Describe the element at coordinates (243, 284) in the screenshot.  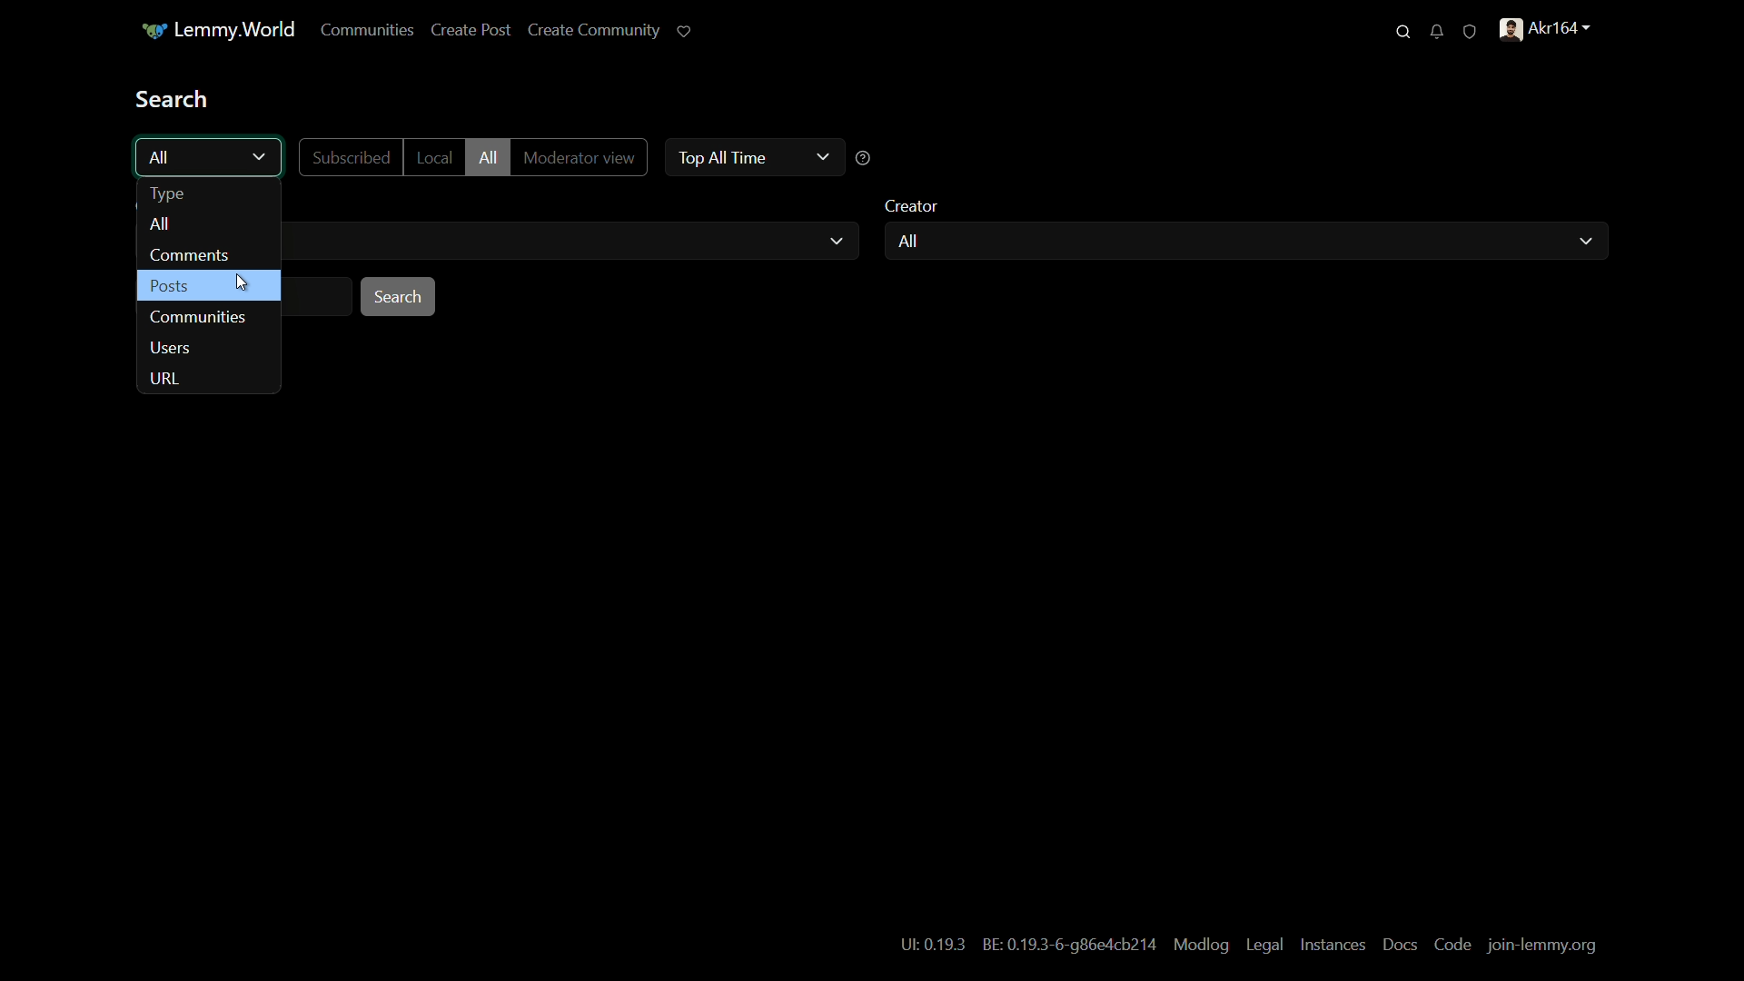
I see `cursor` at that location.